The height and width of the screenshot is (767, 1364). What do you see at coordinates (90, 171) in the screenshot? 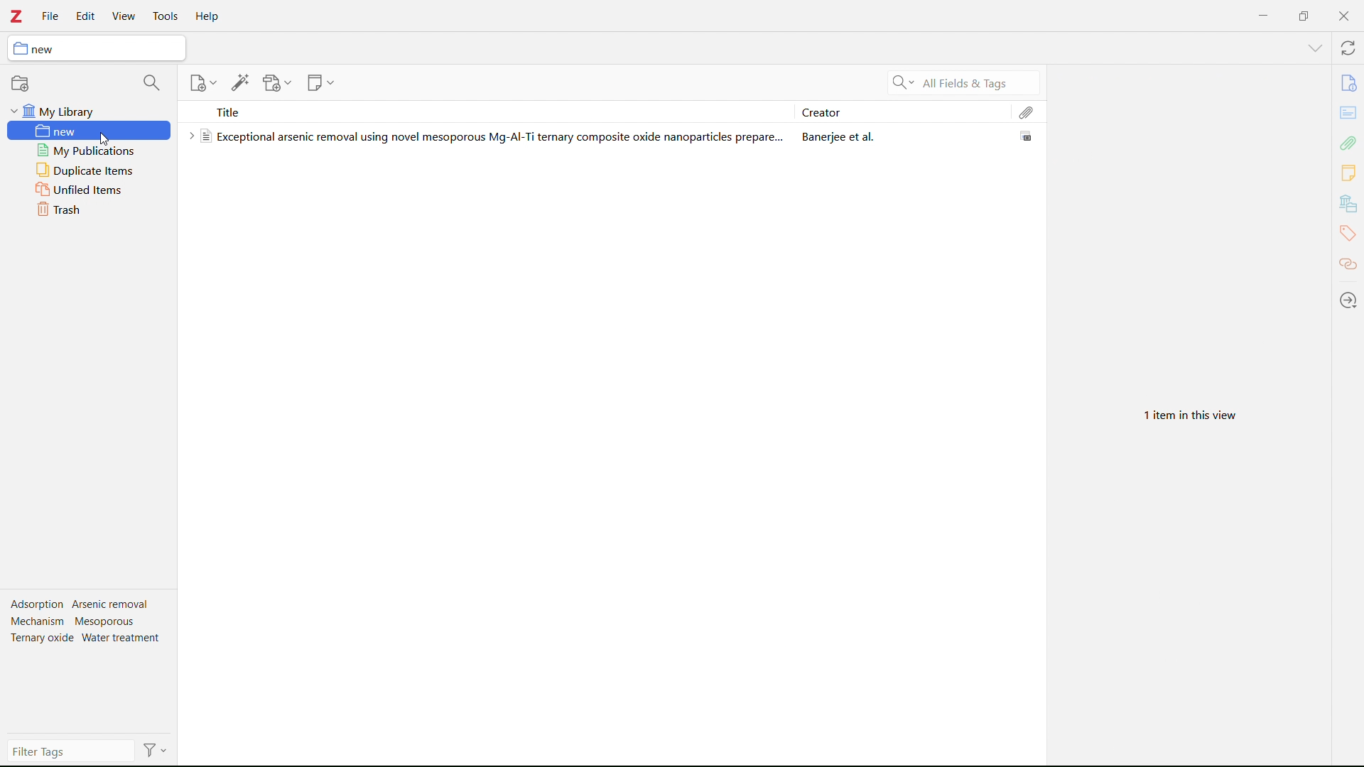
I see `duplicate items` at bounding box center [90, 171].